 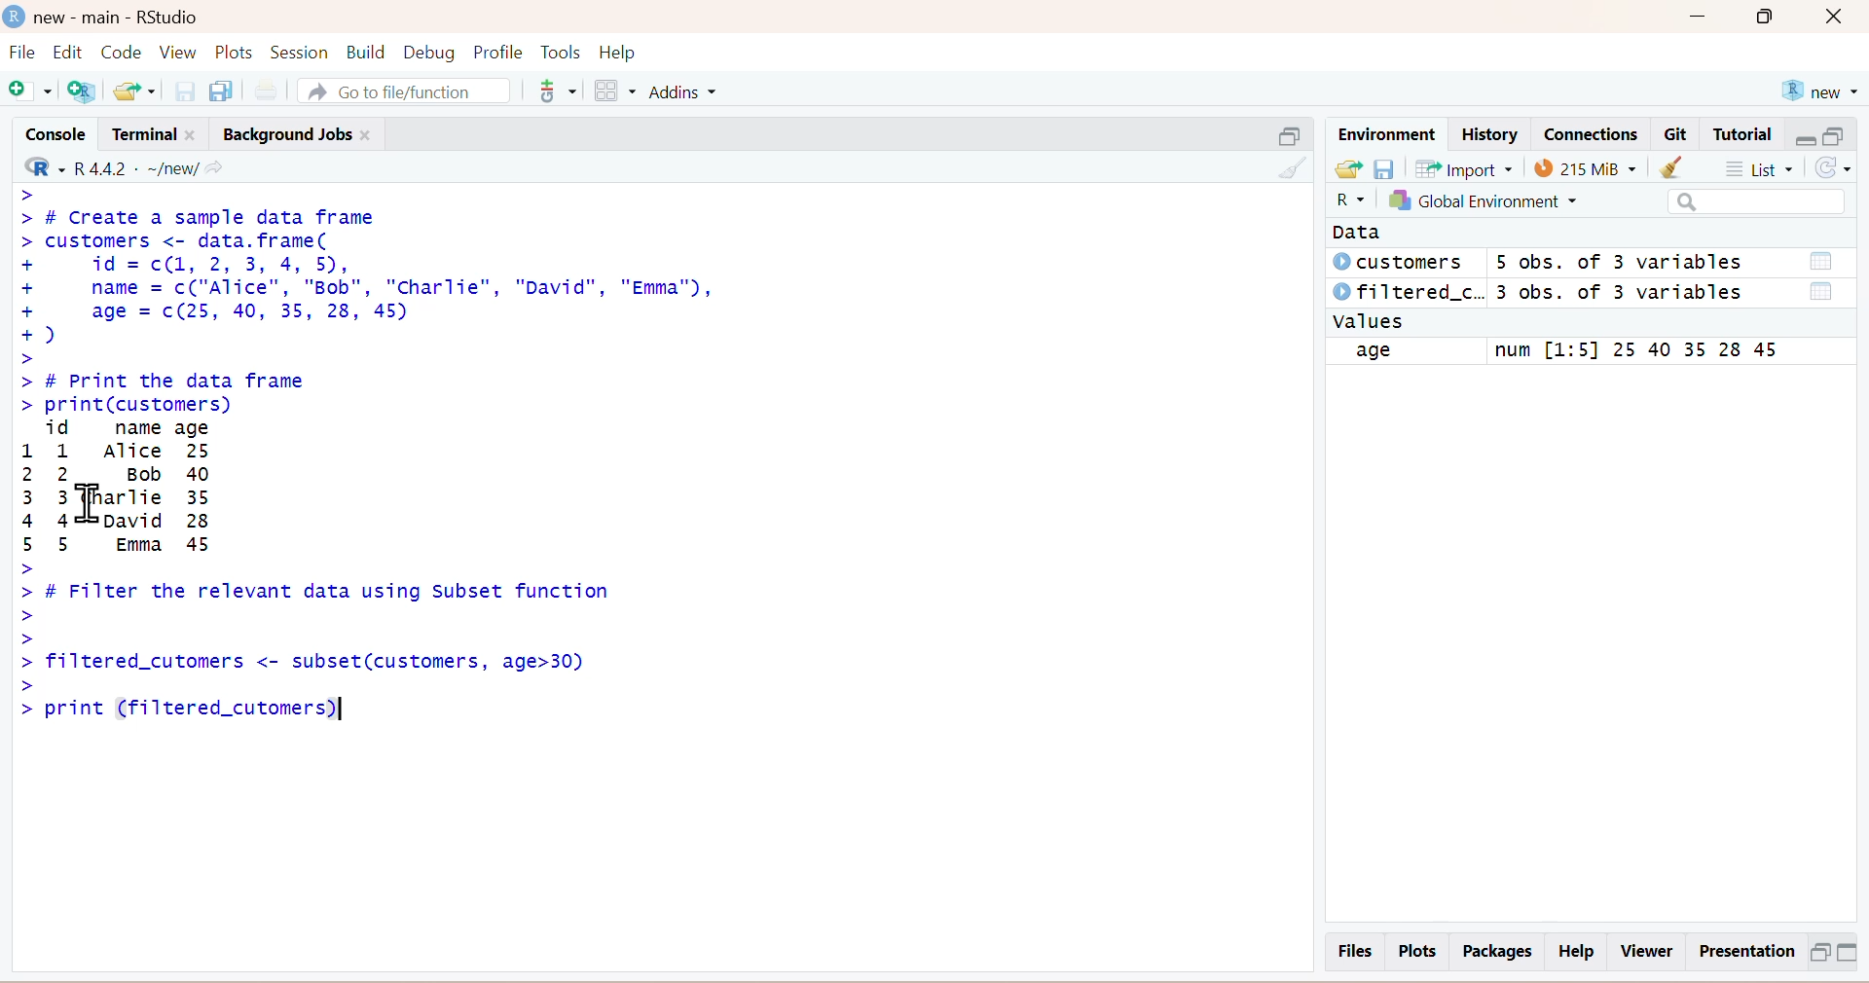 I want to click on  Environment, so click(x=1385, y=132).